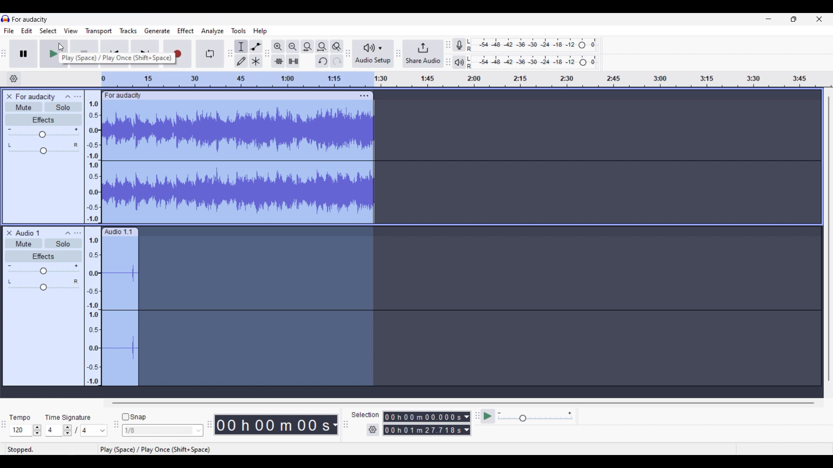  What do you see at coordinates (256, 46) in the screenshot?
I see `Envelop tool` at bounding box center [256, 46].